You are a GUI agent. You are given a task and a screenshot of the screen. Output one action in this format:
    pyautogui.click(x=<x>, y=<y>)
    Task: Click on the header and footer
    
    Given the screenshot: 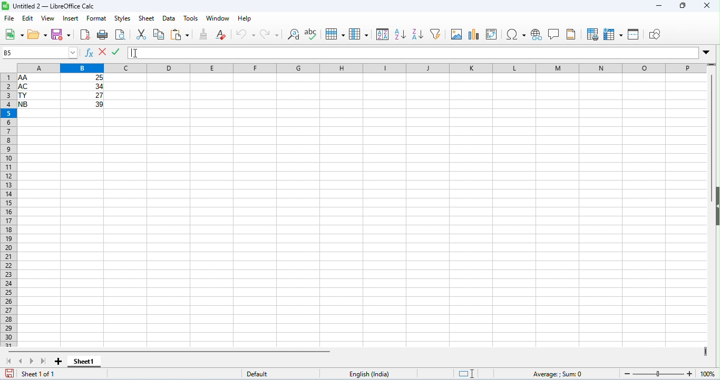 What is the action you would take?
    pyautogui.click(x=572, y=34)
    